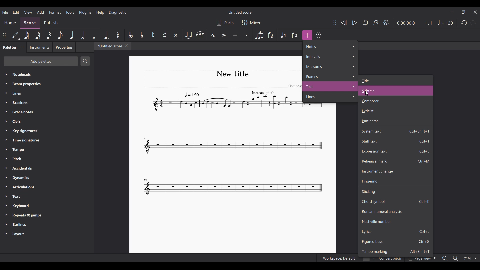  I want to click on 16th note, so click(49, 35).